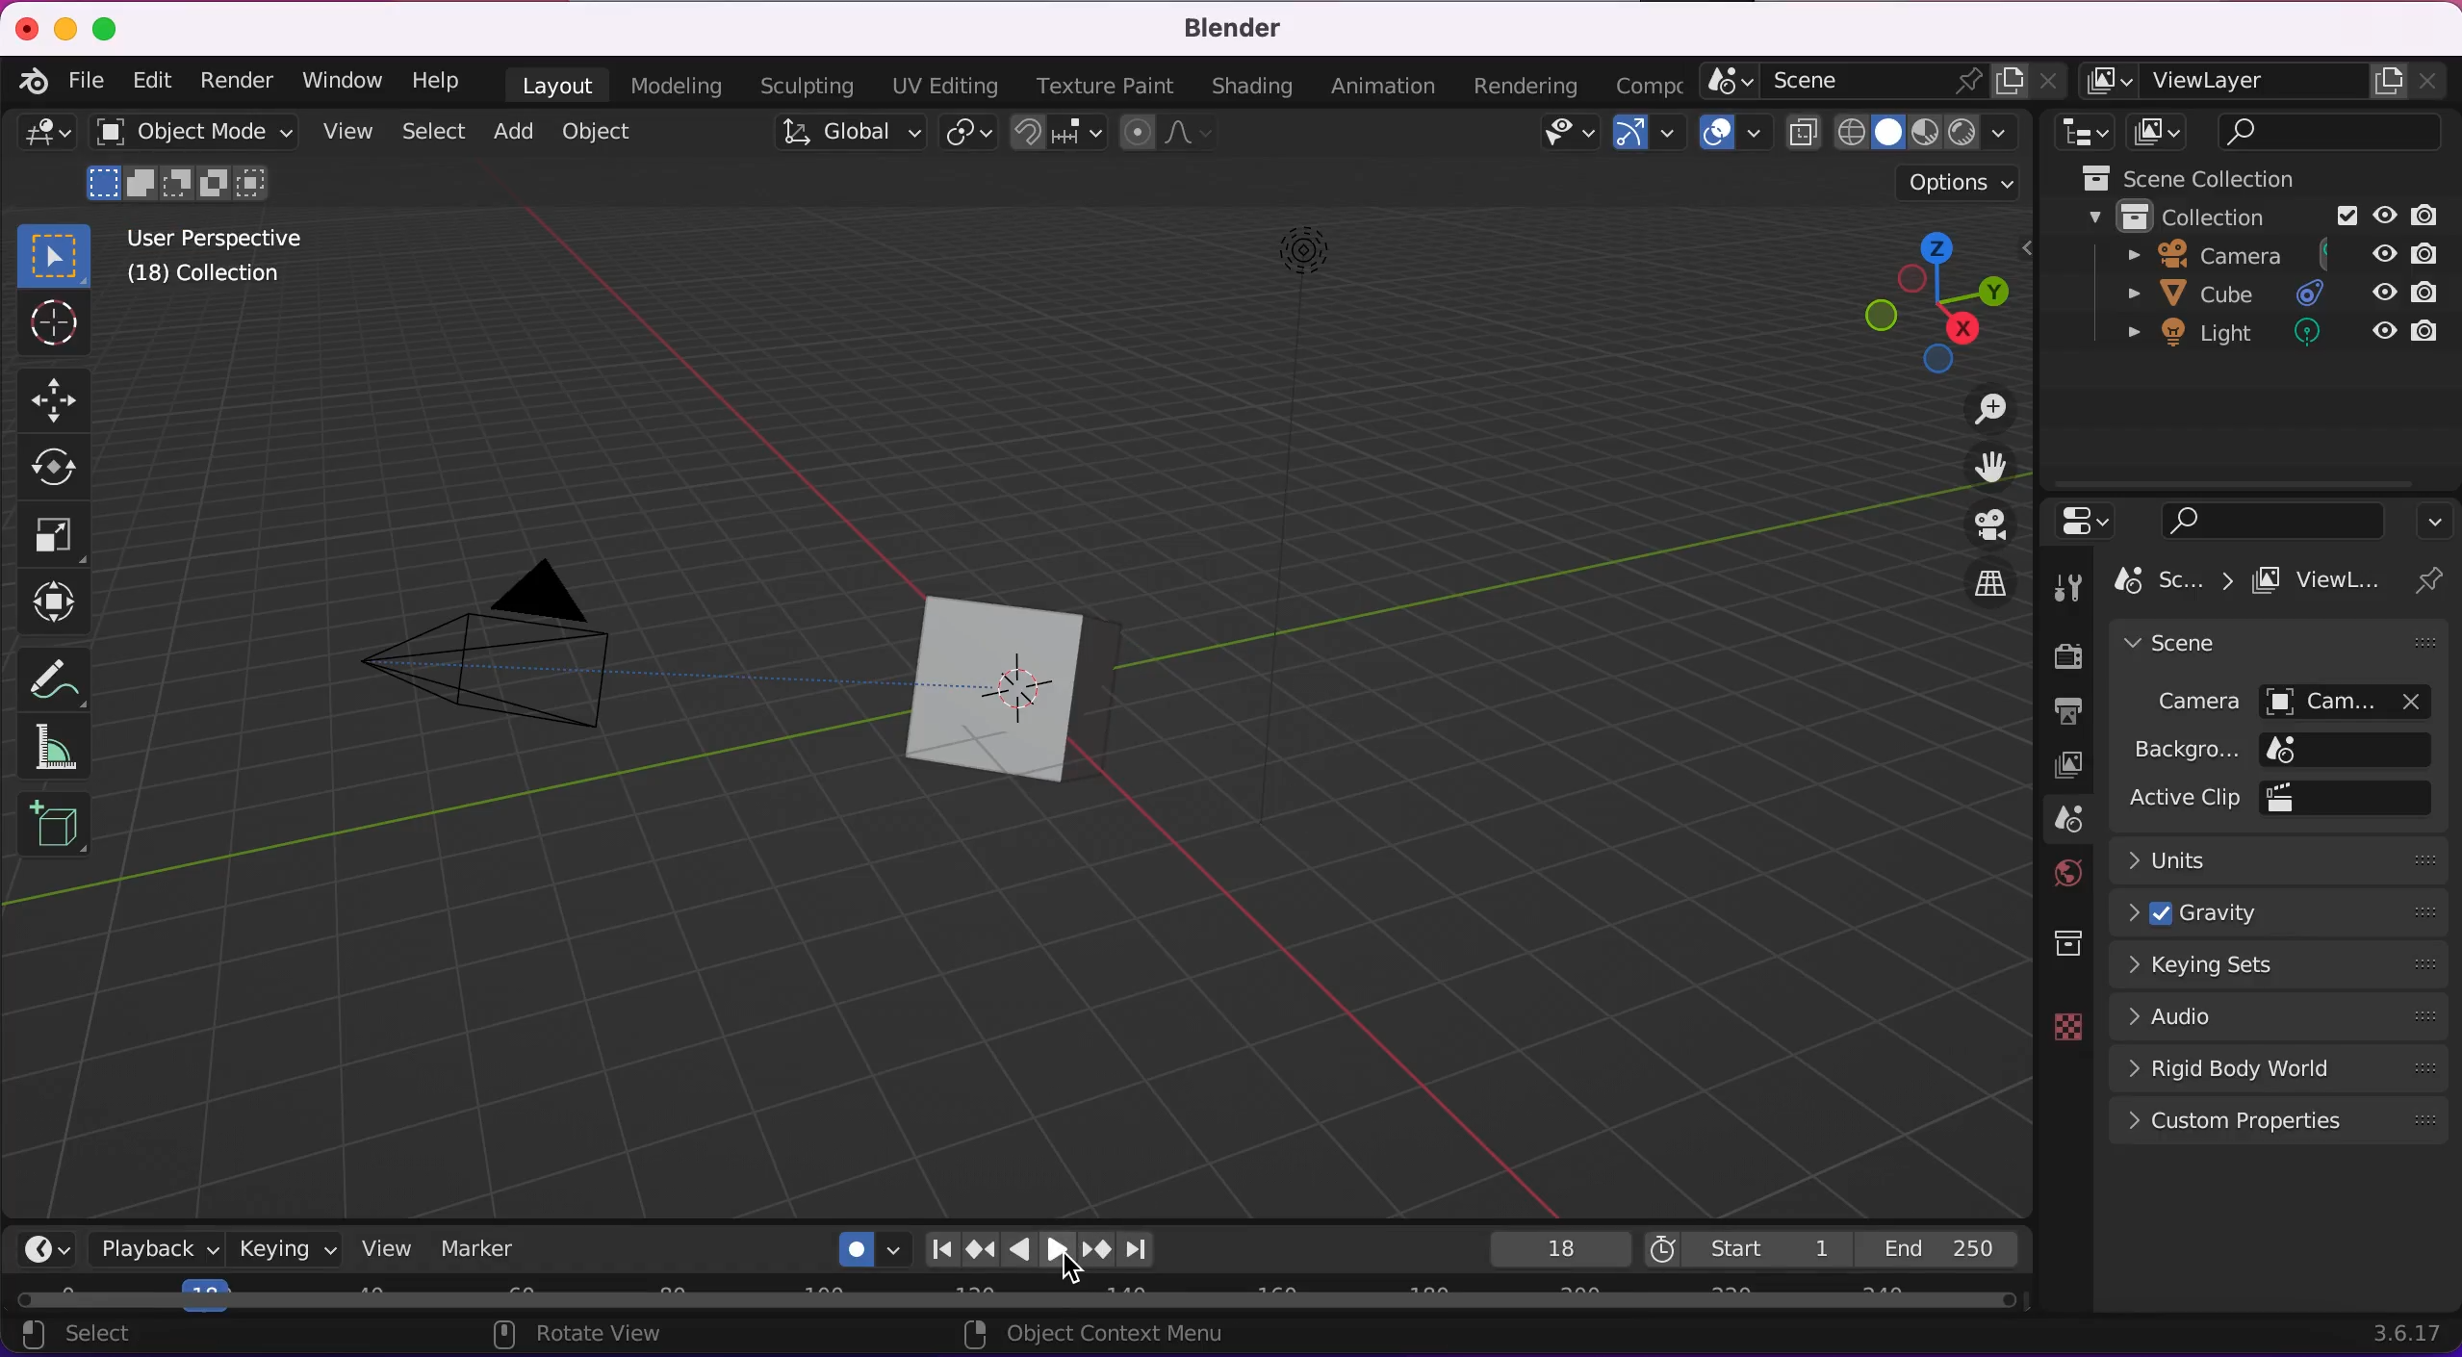 This screenshot has width=2462, height=1357. I want to click on active clip, so click(2272, 799).